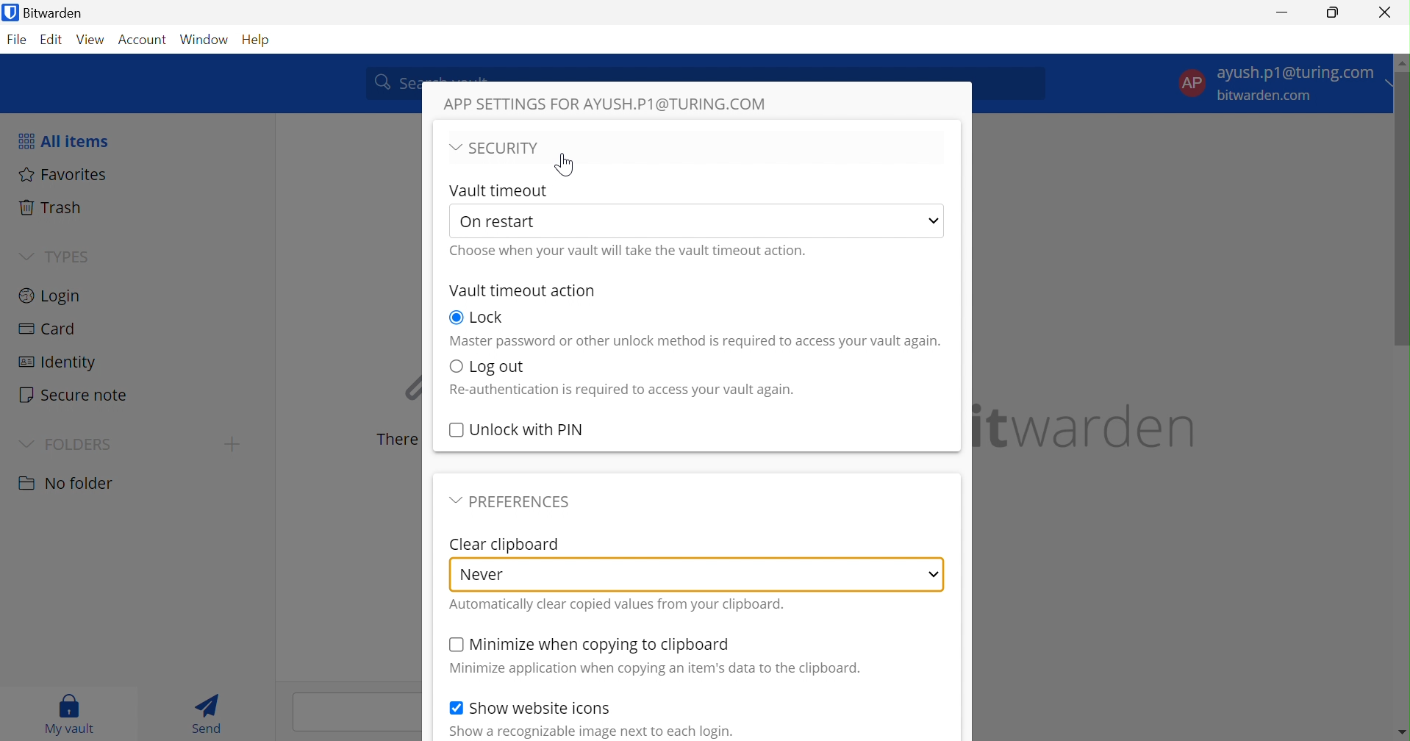 This screenshot has height=741, width=1410. Describe the element at coordinates (65, 141) in the screenshot. I see `All items` at that location.